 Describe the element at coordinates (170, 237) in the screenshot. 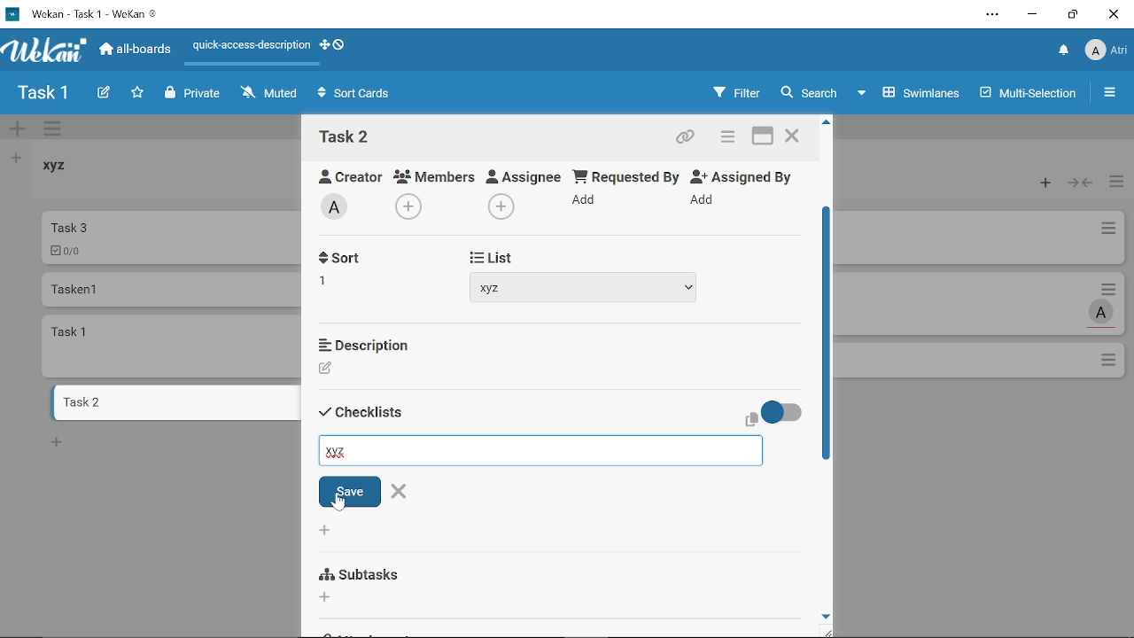

I see `Car` at that location.